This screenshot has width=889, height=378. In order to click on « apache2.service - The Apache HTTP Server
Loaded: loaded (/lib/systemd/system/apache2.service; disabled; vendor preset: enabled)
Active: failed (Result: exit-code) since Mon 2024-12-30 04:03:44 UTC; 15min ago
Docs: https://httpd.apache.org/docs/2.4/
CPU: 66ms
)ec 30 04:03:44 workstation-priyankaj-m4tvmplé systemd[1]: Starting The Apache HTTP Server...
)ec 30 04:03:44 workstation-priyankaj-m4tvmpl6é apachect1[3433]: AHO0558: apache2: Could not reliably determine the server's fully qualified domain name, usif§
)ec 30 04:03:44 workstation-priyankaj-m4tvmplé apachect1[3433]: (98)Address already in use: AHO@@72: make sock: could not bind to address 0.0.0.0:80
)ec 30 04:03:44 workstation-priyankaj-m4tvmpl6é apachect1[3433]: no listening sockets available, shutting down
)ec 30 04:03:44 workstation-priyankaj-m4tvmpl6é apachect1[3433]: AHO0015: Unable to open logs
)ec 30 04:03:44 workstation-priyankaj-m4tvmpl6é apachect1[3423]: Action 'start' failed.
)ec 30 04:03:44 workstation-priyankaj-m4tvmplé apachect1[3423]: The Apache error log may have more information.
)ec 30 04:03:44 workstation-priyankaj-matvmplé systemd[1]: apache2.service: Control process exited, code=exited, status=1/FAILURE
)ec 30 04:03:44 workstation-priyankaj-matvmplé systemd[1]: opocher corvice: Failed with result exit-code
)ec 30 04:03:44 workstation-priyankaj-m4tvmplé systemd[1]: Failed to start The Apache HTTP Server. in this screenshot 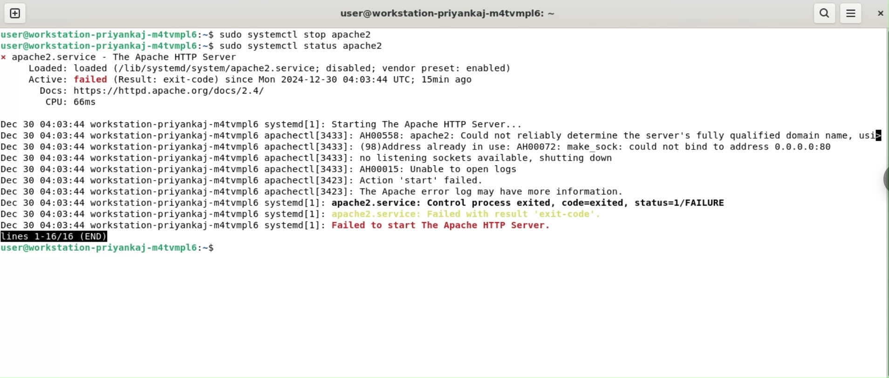, I will do `click(442, 141)`.